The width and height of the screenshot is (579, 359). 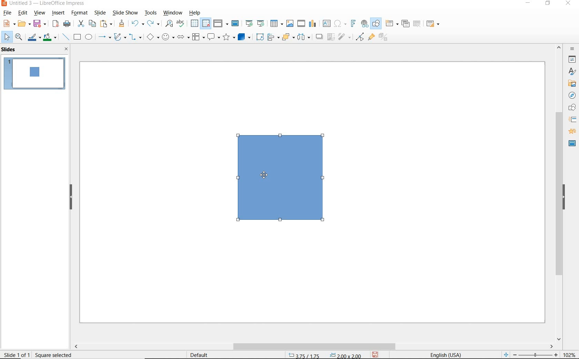 I want to click on file name, so click(x=44, y=4).